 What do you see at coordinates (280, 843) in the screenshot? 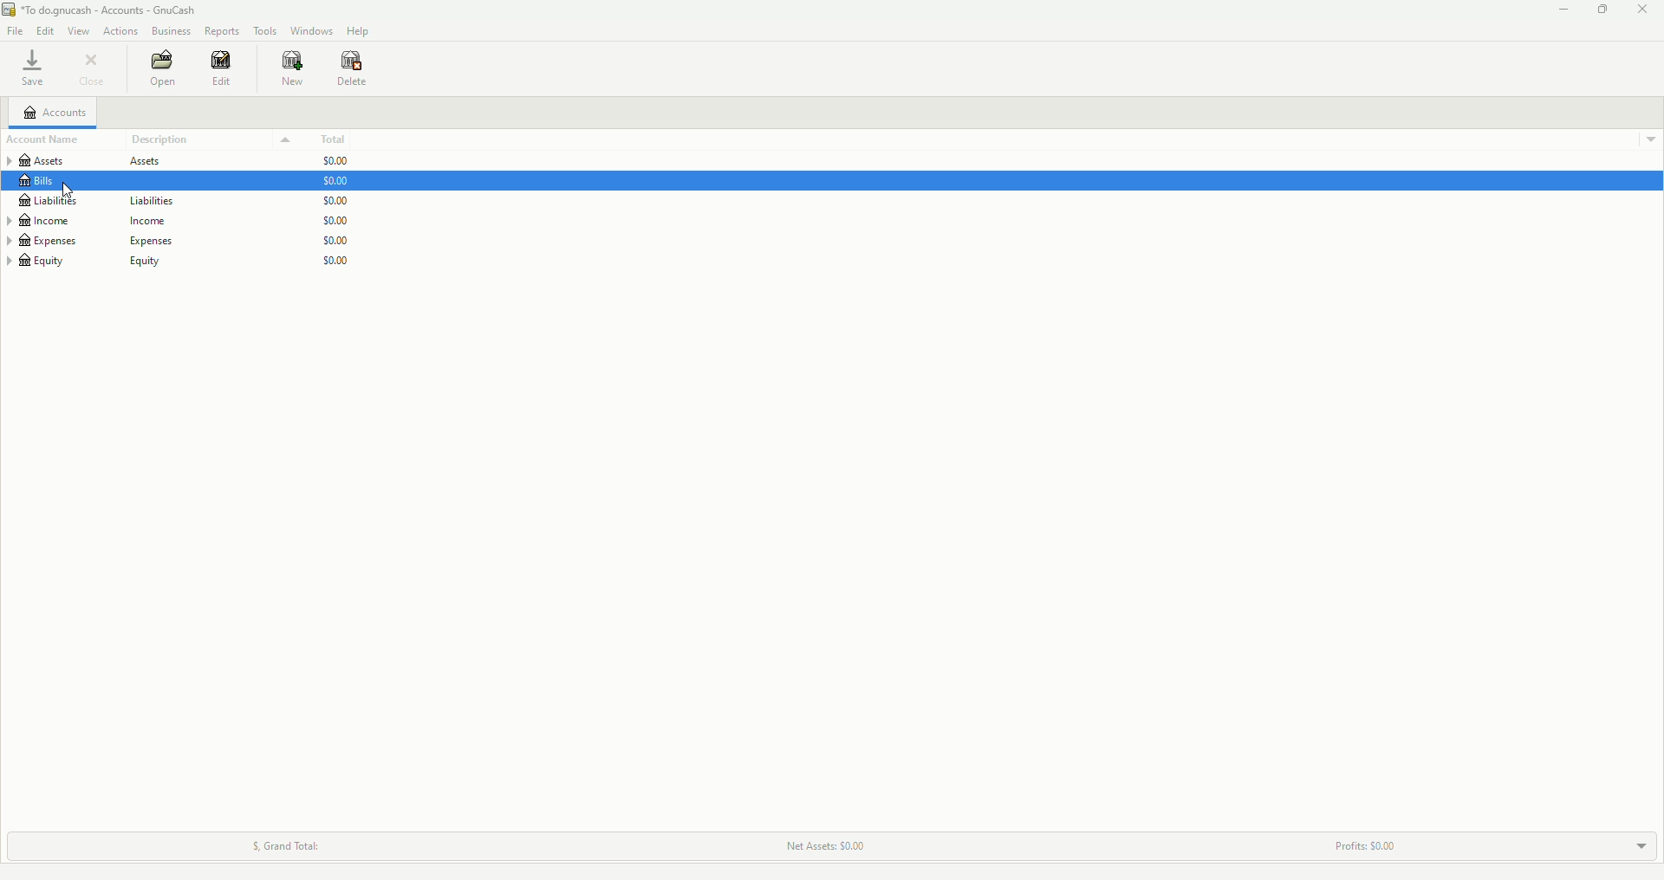
I see `Grand Total` at bounding box center [280, 843].